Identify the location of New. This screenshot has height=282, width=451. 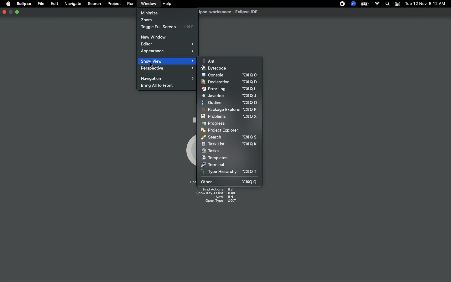
(225, 197).